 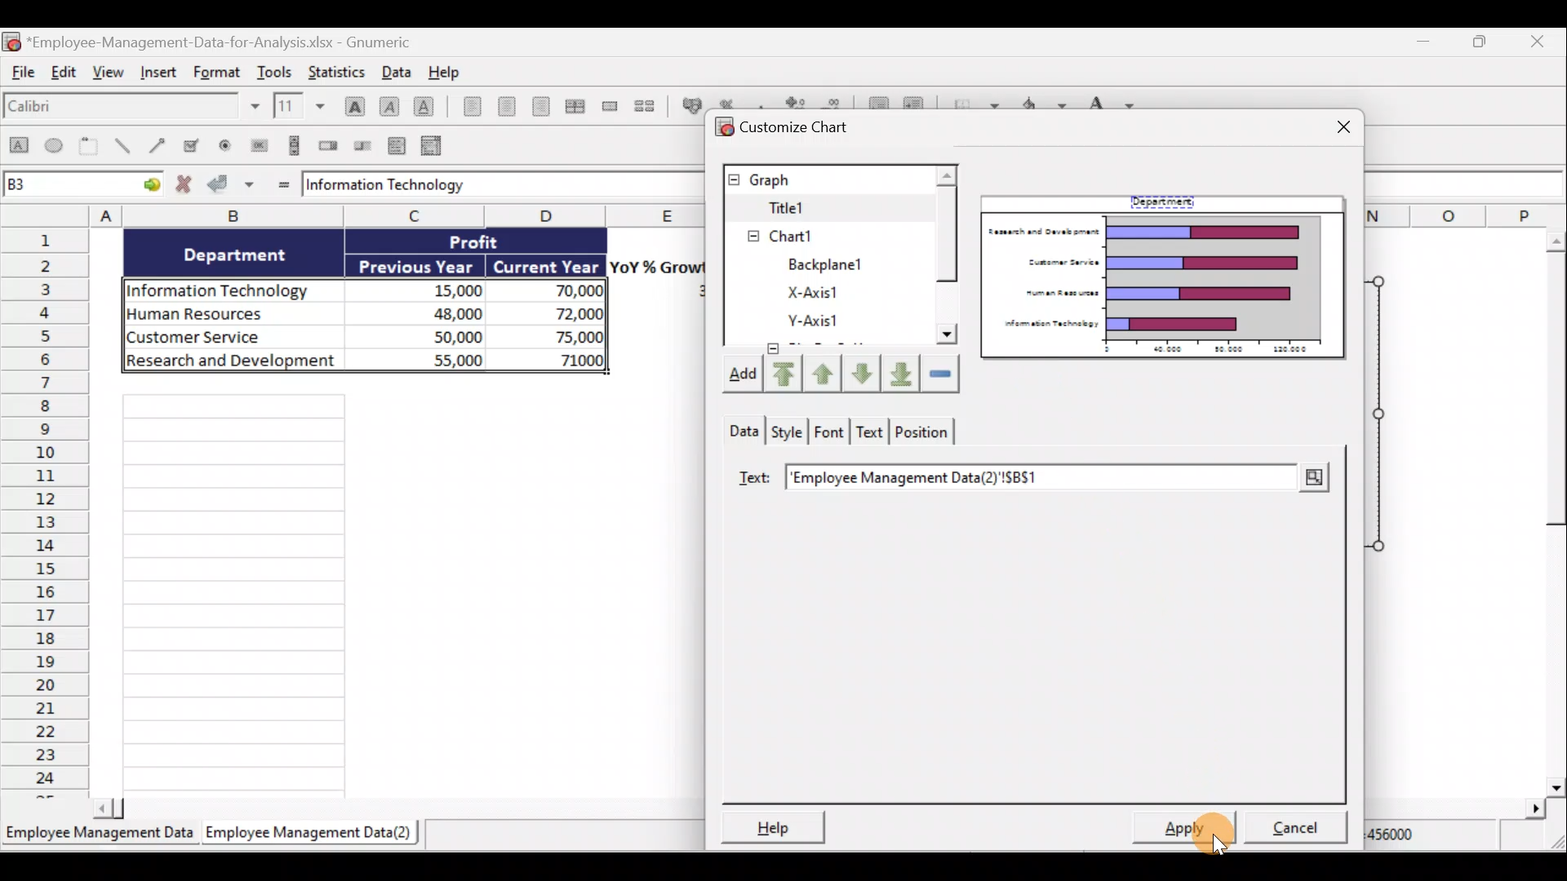 I want to click on Gnumeric logo, so click(x=11, y=41).